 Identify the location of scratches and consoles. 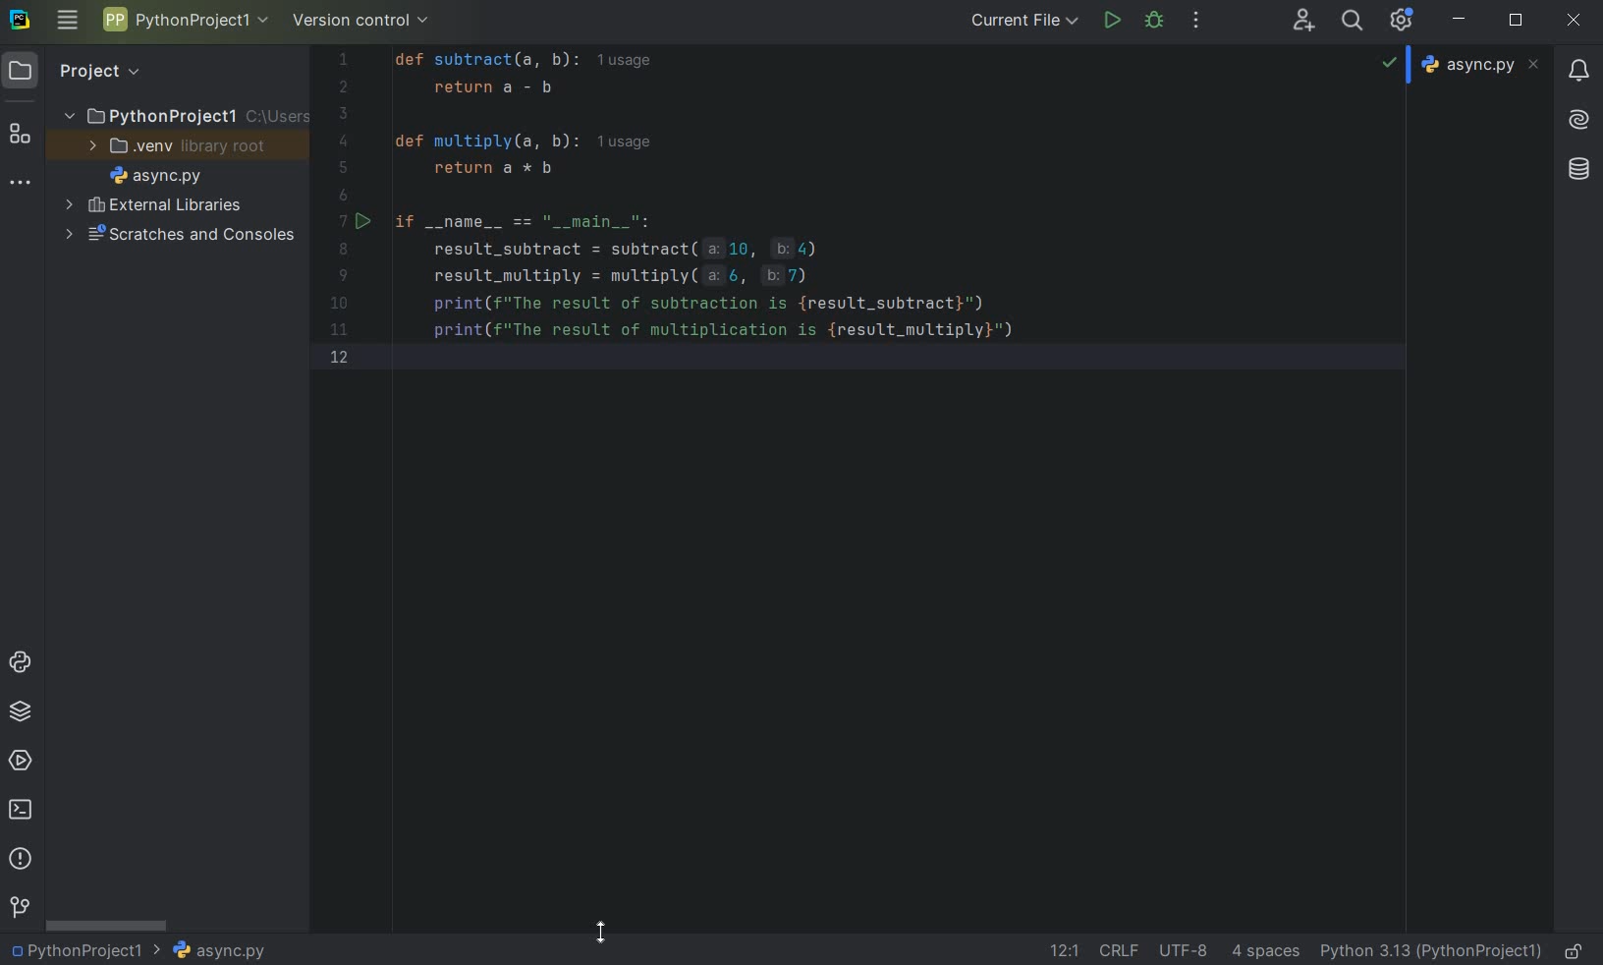
(179, 237).